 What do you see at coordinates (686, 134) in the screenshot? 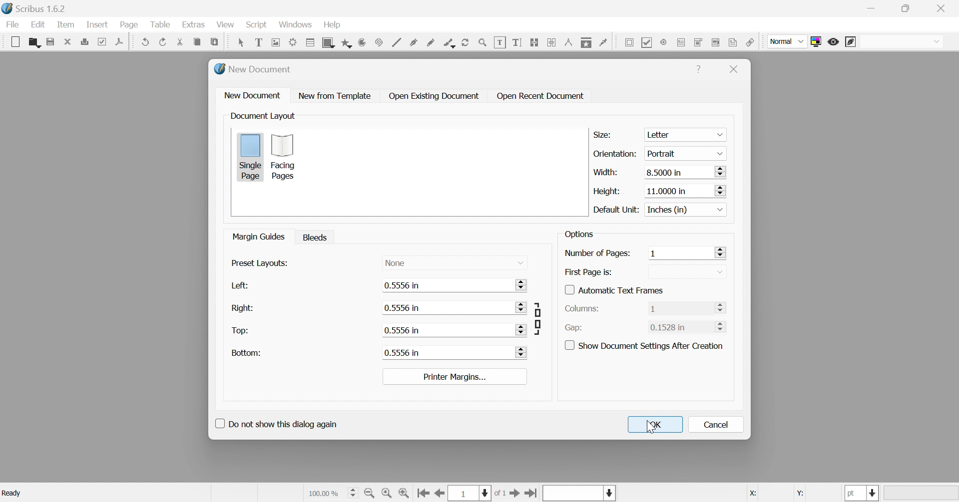
I see `letter` at bounding box center [686, 134].